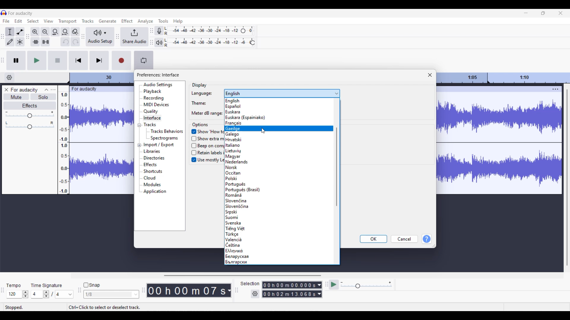 The height and width of the screenshot is (320, 570). Describe the element at coordinates (233, 212) in the screenshot. I see `Srpski` at that location.